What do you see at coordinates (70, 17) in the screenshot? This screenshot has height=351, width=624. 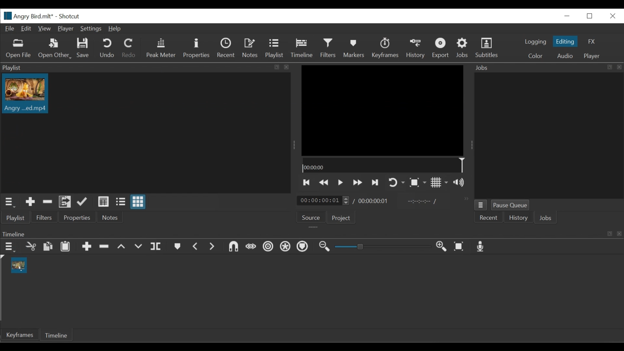 I see `Shotcut` at bounding box center [70, 17].